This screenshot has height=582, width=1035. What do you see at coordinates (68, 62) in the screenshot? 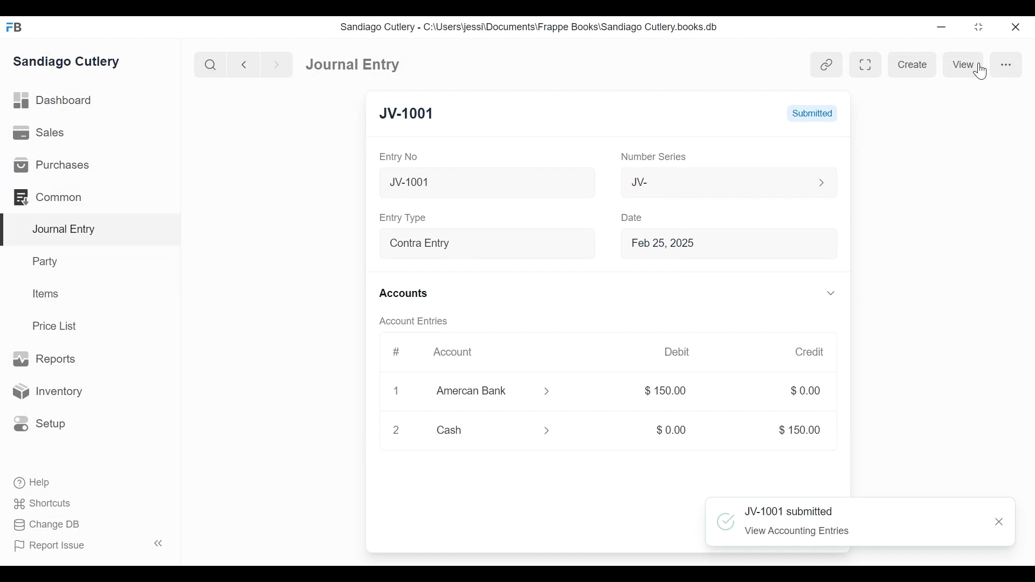
I see `Sandiago Cutlery` at bounding box center [68, 62].